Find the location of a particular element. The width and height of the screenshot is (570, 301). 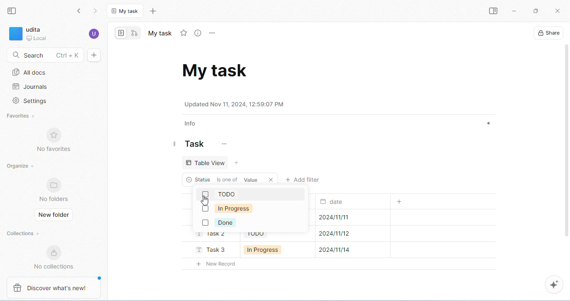

settings is located at coordinates (30, 102).